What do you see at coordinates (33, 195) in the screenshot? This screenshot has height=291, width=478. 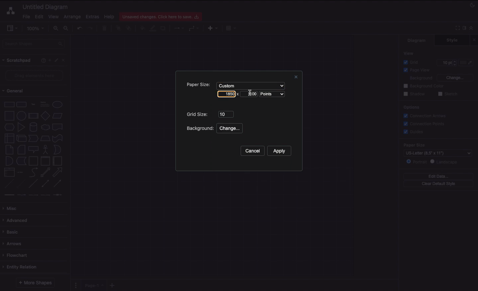 I see `connector 3` at bounding box center [33, 195].